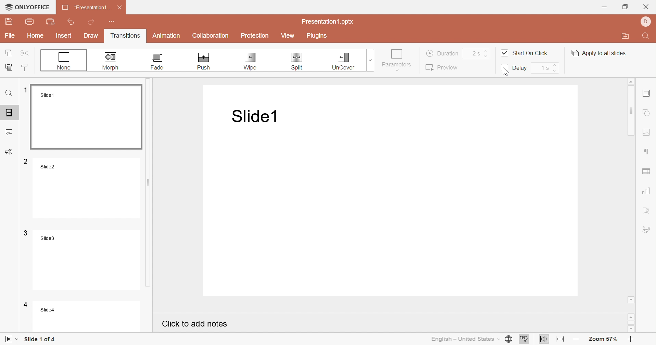  What do you see at coordinates (89, 317) in the screenshot?
I see `Slide4` at bounding box center [89, 317].